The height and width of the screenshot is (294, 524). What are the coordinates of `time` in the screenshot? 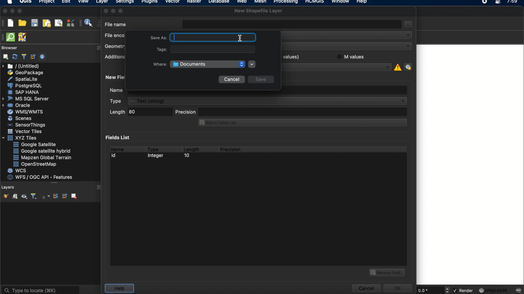 It's located at (513, 3).